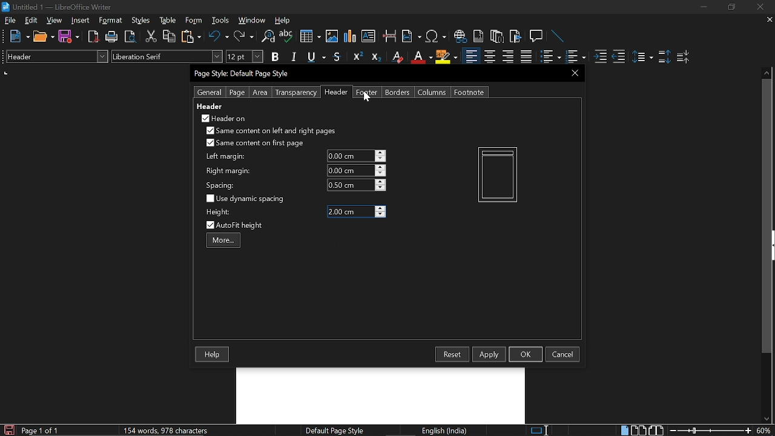 The width and height of the screenshot is (775, 436). I want to click on current page Current page, so click(39, 430).